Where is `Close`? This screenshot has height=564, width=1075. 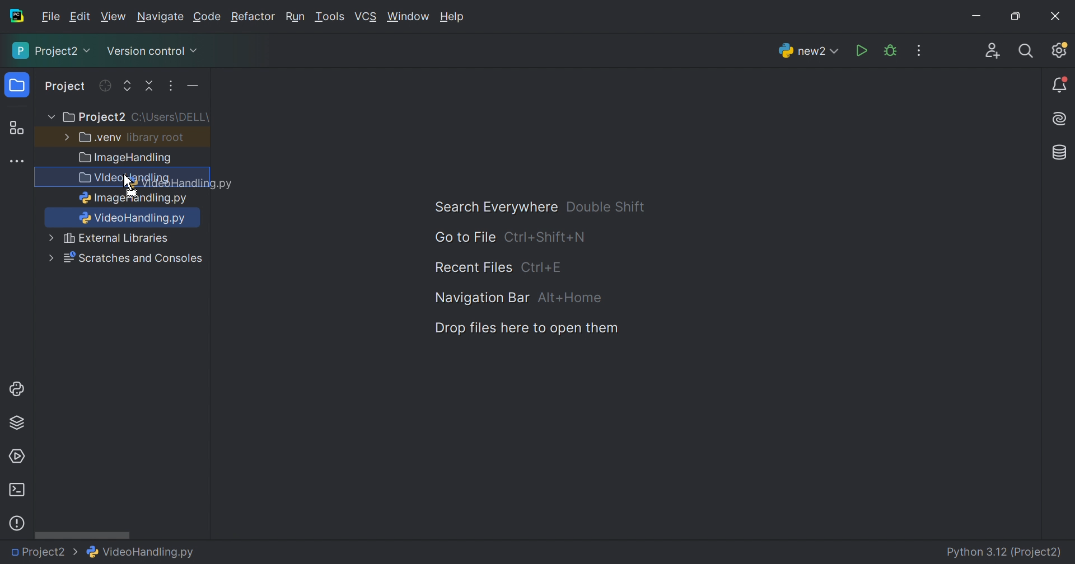 Close is located at coordinates (1055, 16).